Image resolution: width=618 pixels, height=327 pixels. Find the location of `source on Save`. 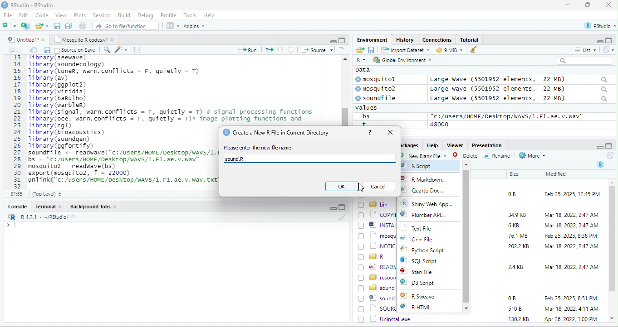

source on Save is located at coordinates (76, 51).